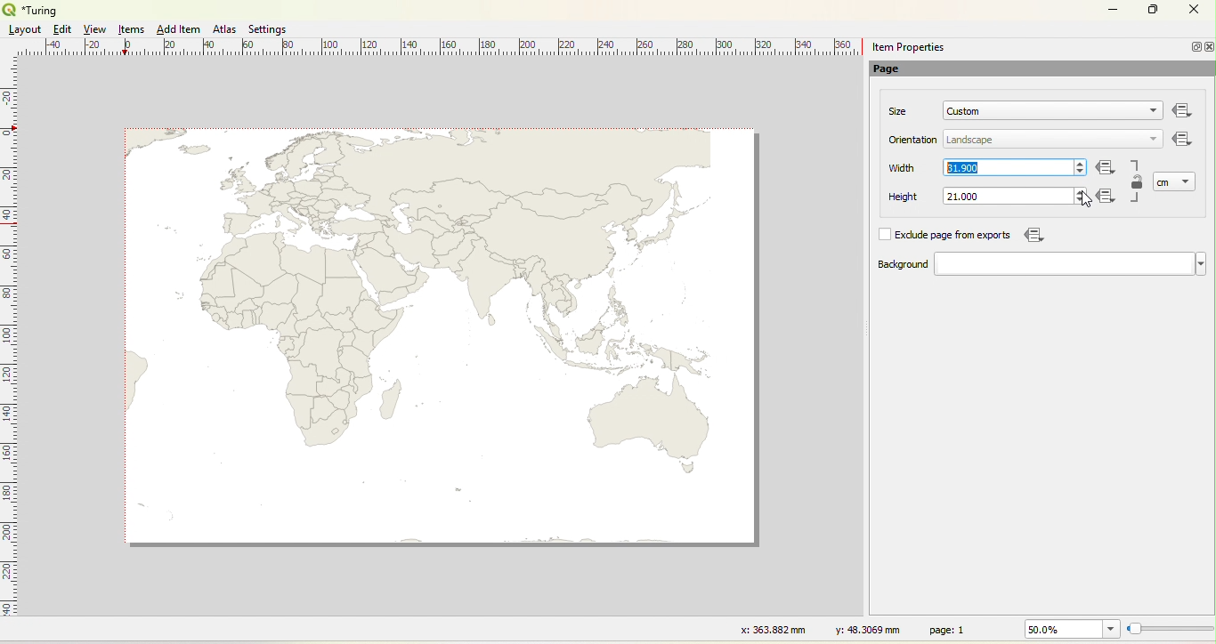  What do you see at coordinates (961, 167) in the screenshot?
I see `31.900` at bounding box center [961, 167].